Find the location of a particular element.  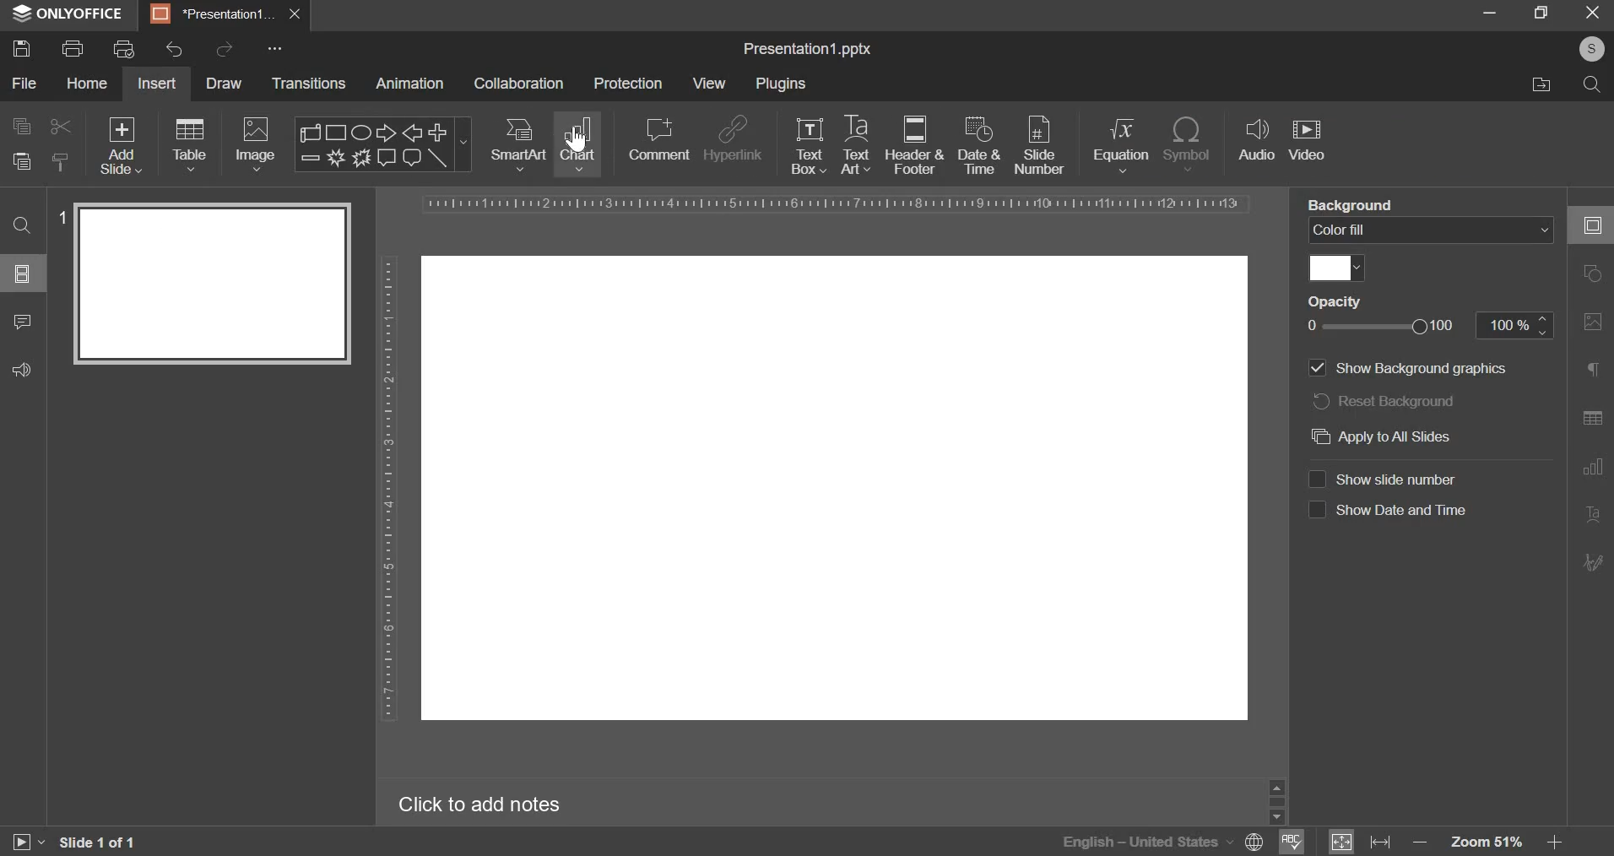

shape settings is located at coordinates (1596, 274).